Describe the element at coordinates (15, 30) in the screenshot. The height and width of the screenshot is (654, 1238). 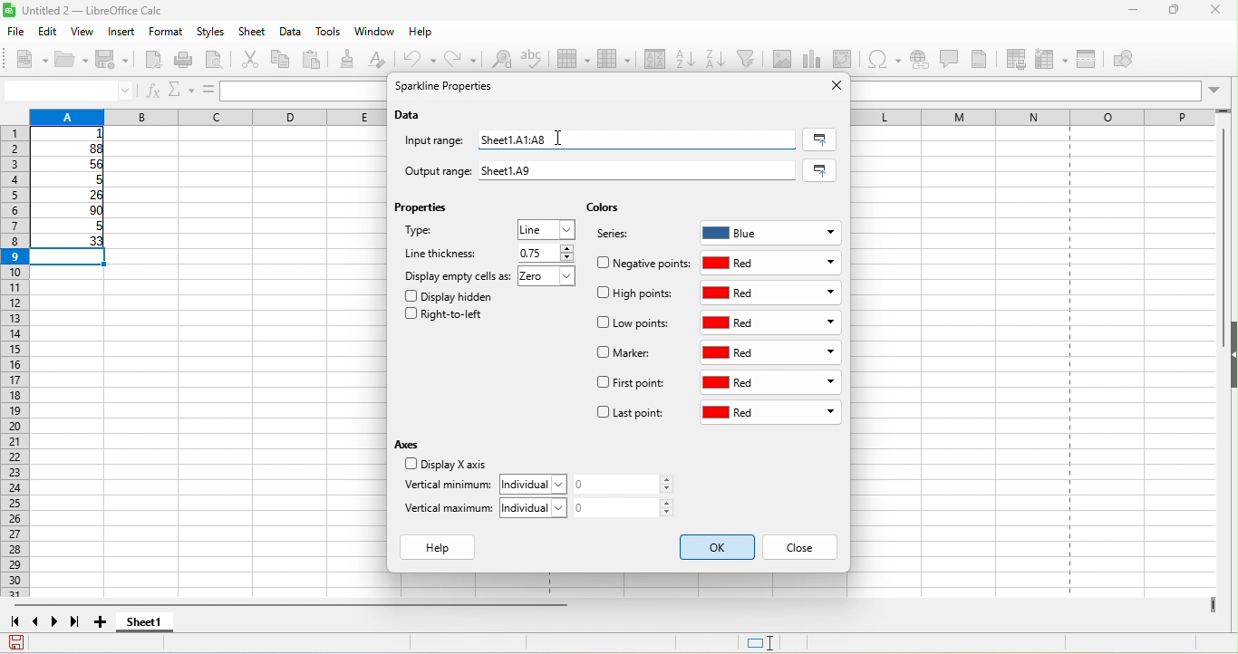
I see `file` at that location.